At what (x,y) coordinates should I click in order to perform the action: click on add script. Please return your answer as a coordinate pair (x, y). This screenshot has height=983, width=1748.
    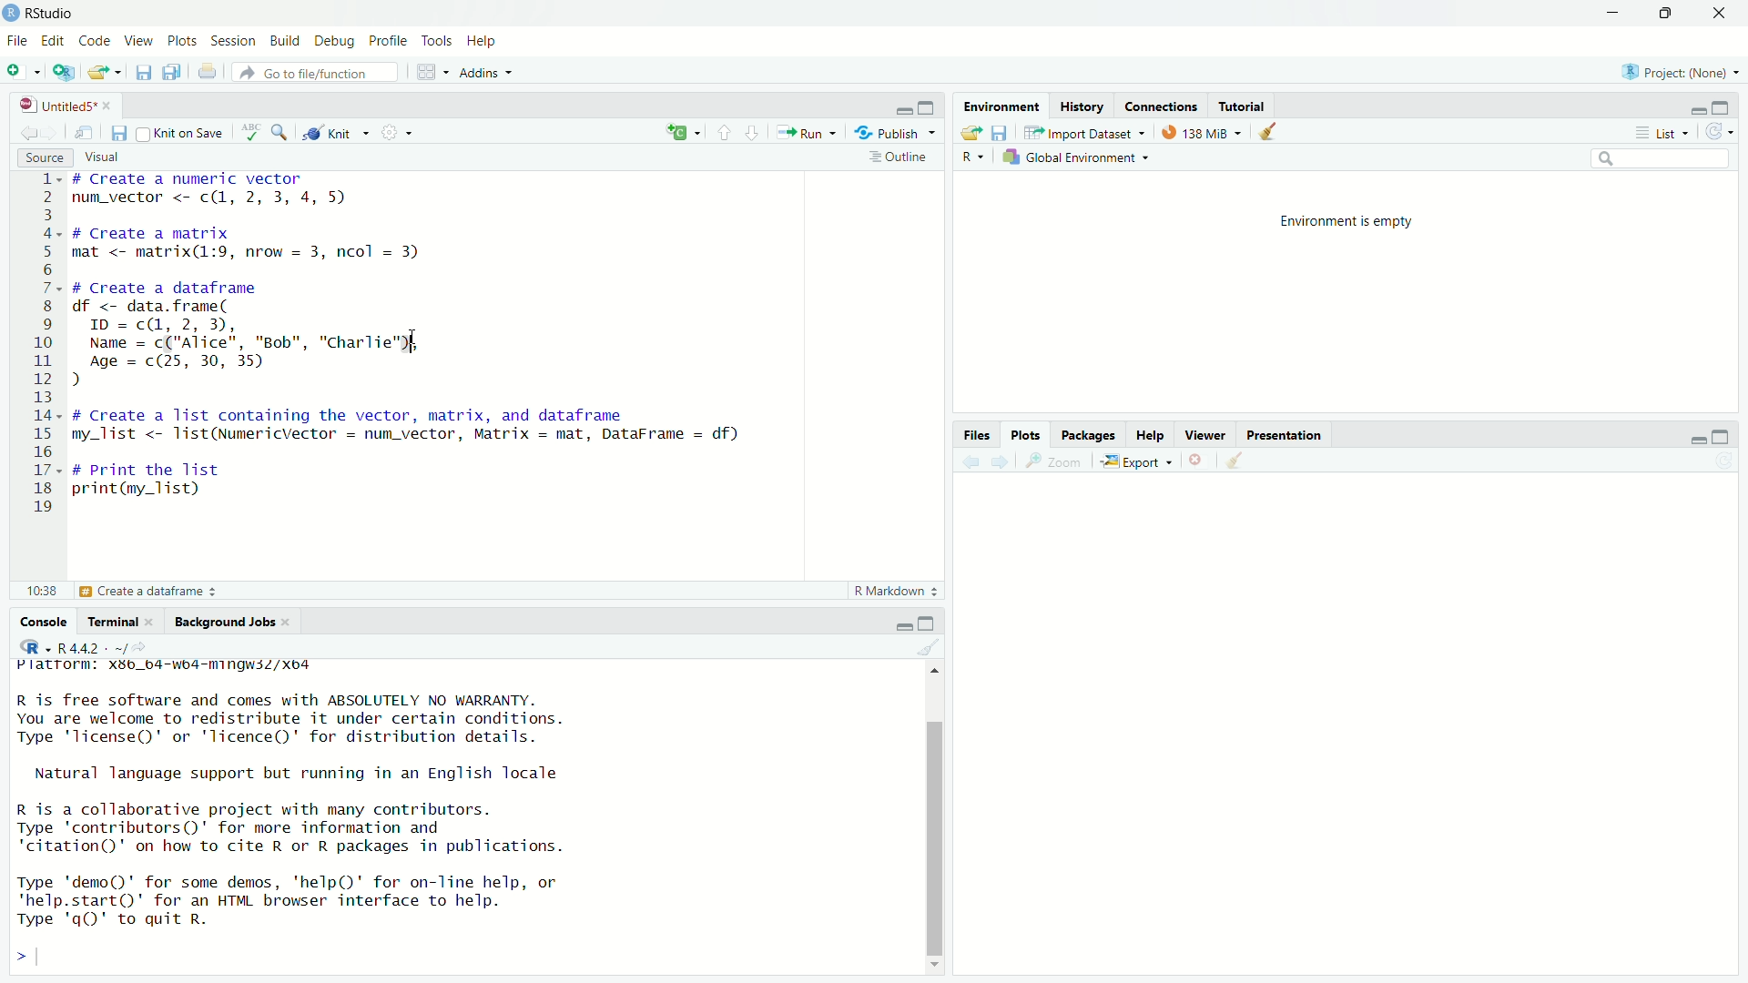
    Looking at the image, I should click on (64, 75).